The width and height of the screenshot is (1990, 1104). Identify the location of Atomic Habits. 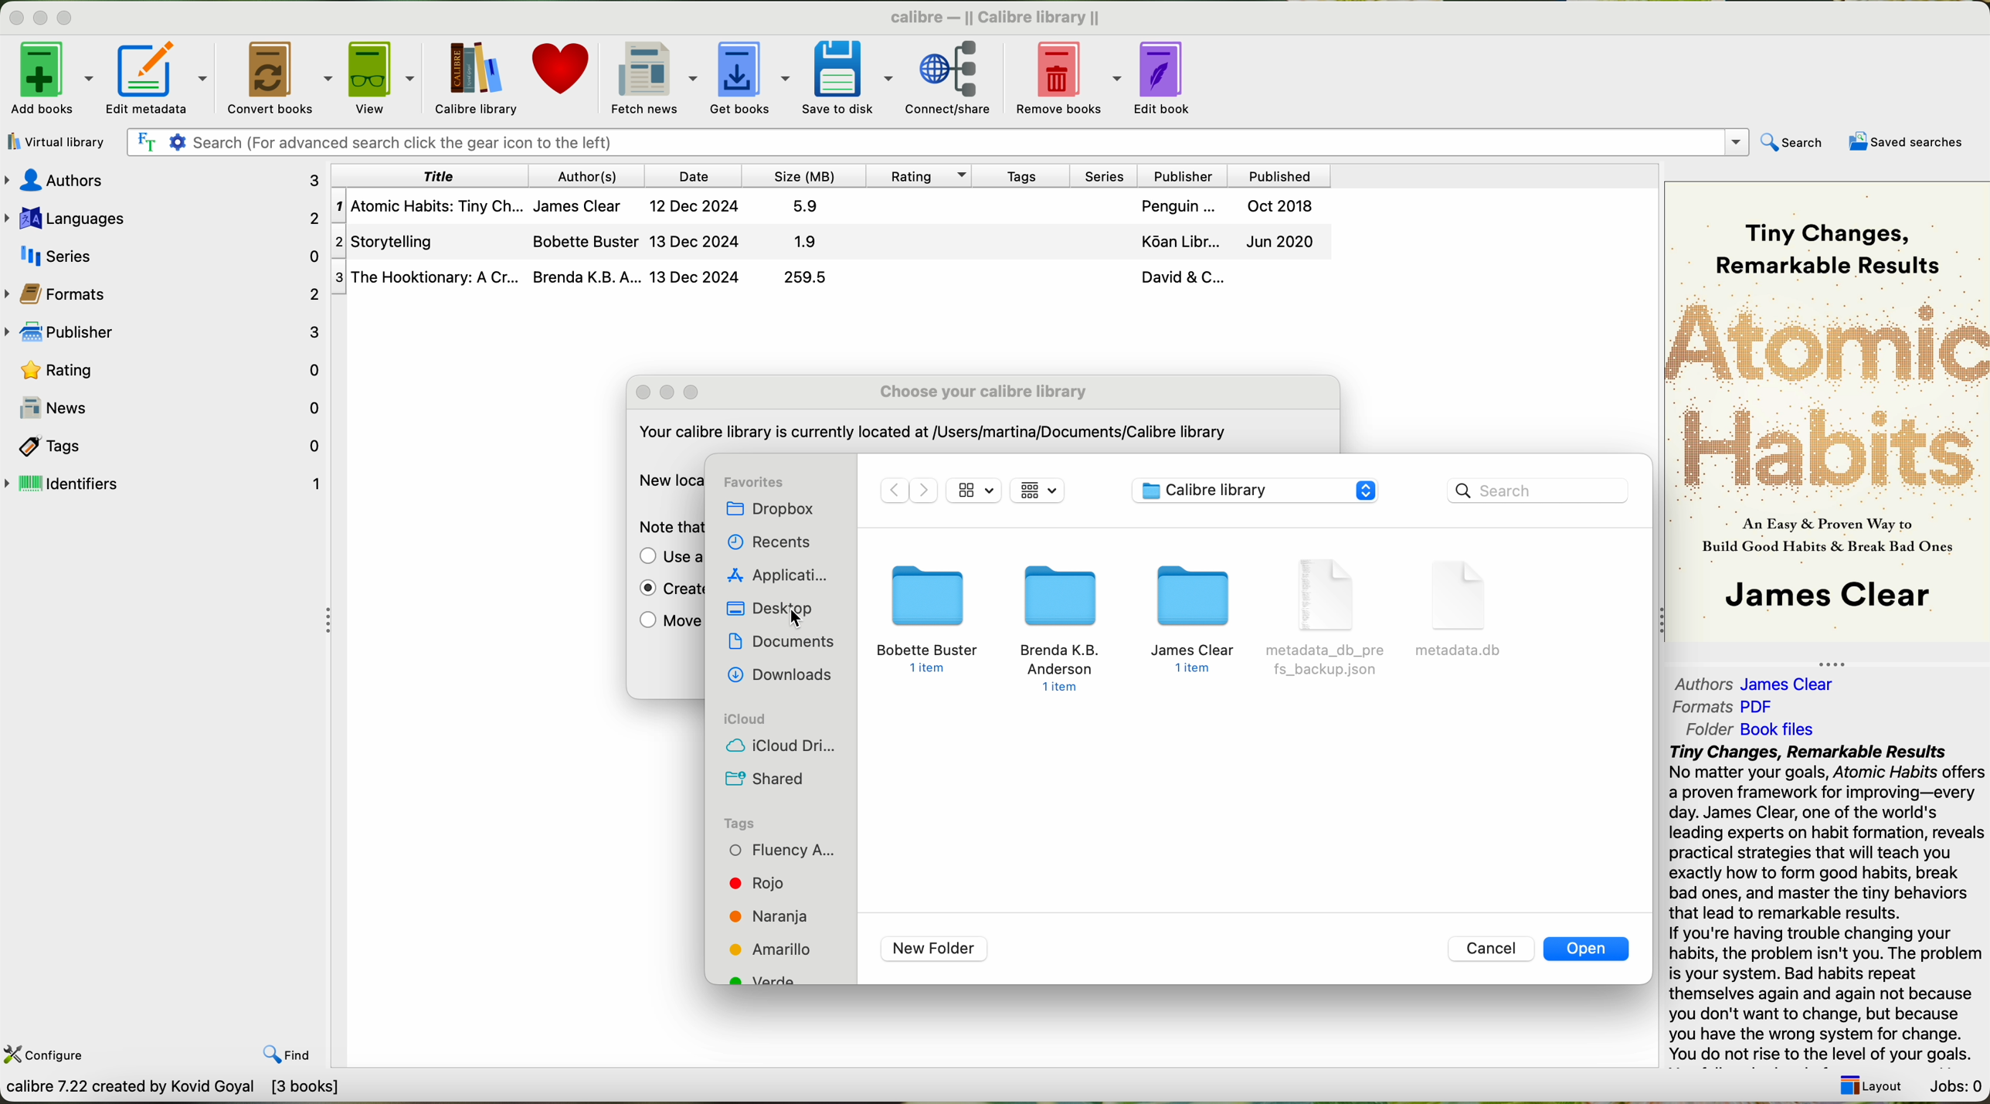
(1829, 393).